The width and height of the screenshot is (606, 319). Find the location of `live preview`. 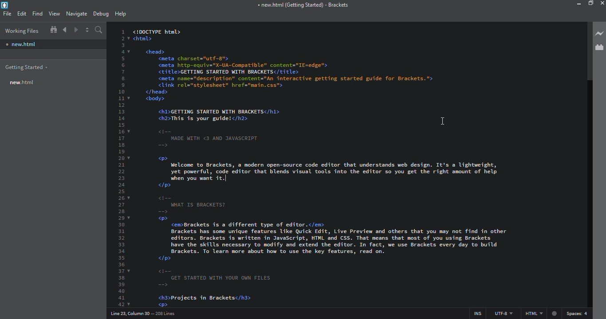

live preview is located at coordinates (600, 34).